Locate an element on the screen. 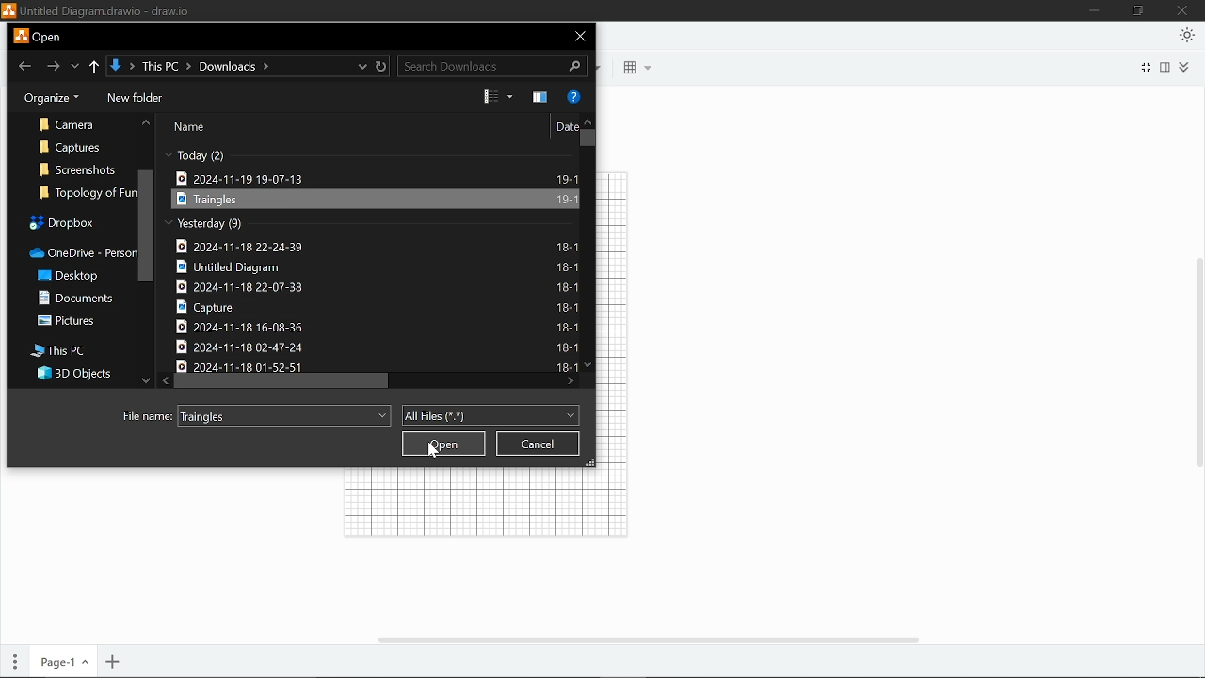  Move left in files is located at coordinates (163, 380).